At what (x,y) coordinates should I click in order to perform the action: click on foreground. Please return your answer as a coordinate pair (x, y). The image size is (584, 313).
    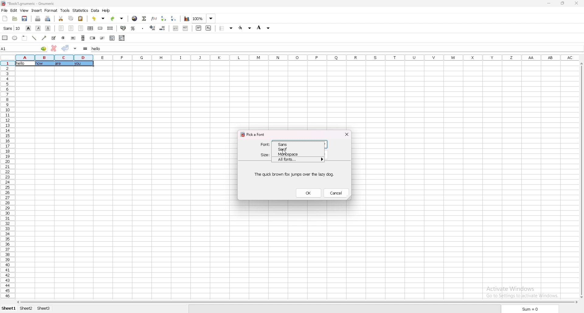
    Looking at the image, I should click on (245, 28).